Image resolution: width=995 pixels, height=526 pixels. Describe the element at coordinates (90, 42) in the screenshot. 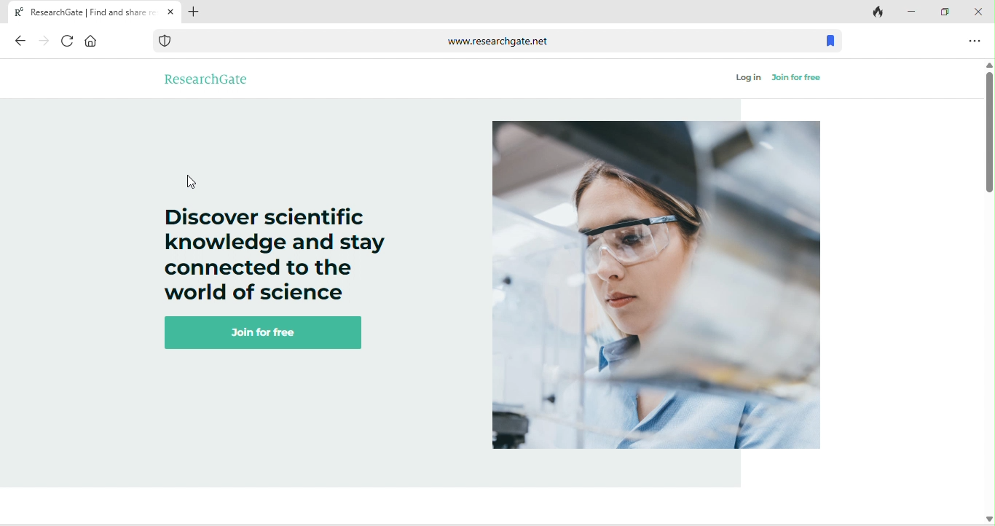

I see `home` at that location.